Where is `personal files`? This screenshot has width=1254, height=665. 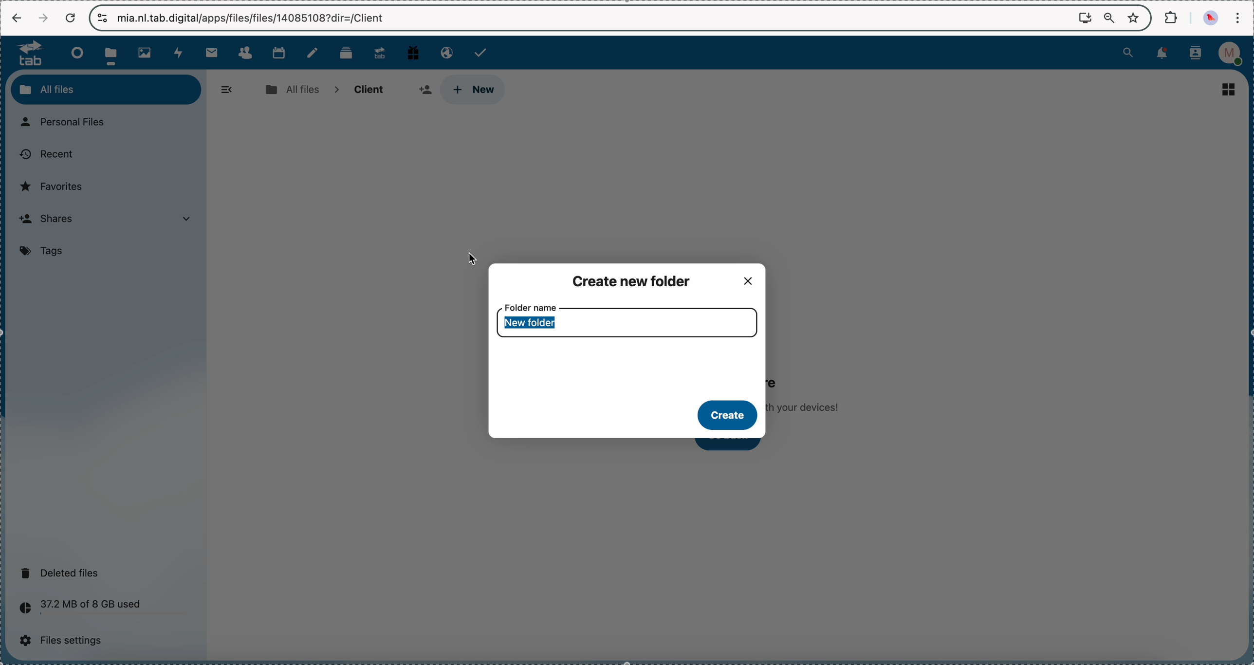 personal files is located at coordinates (68, 123).